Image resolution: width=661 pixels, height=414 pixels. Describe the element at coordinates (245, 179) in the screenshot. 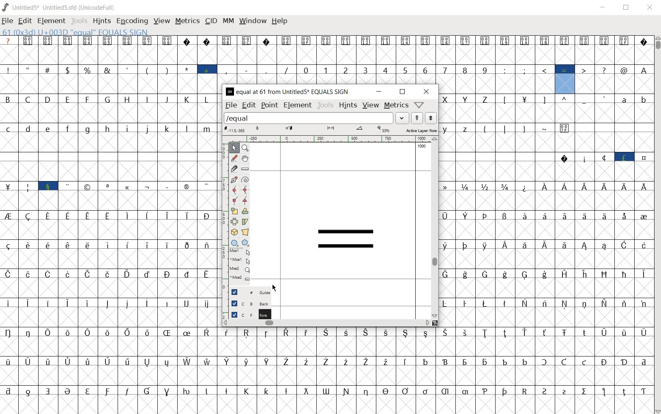

I see `change whether spiro is active or not` at that location.